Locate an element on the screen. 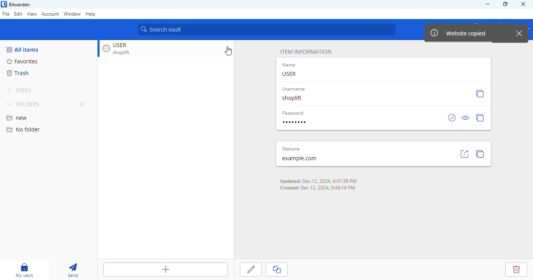 The height and width of the screenshot is (280, 533). edit is located at coordinates (18, 14).